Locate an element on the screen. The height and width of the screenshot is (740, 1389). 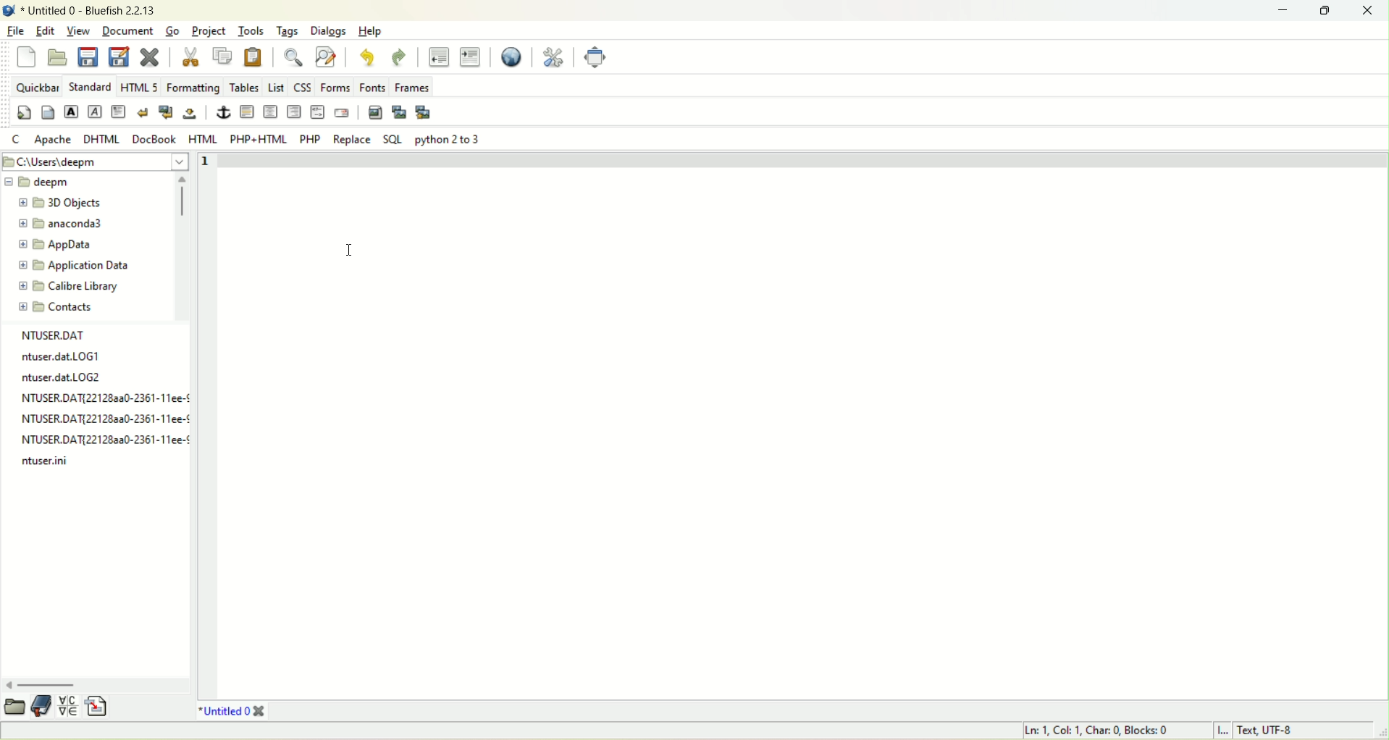
frames is located at coordinates (412, 88).